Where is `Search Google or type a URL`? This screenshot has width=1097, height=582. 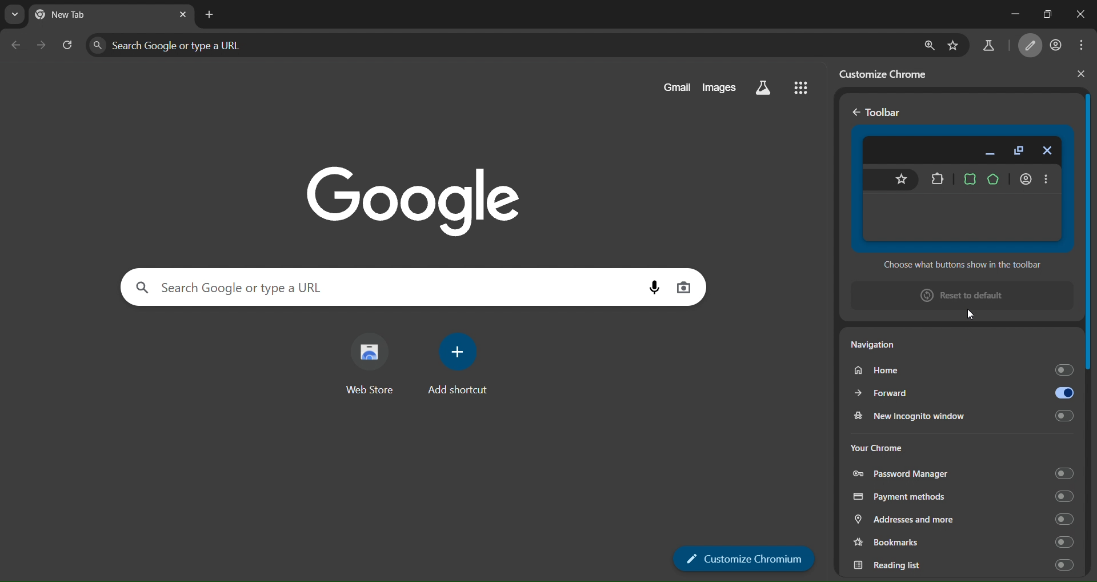 Search Google or type a URL is located at coordinates (504, 46).